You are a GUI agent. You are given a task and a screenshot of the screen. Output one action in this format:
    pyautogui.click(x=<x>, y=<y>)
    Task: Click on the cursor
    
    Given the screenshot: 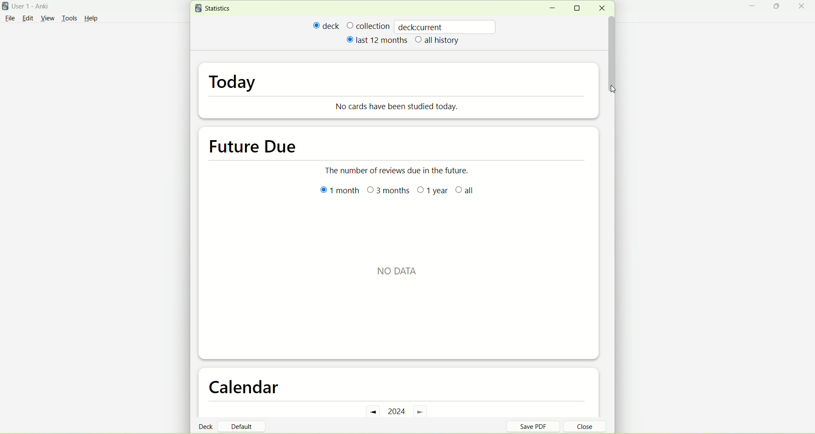 What is the action you would take?
    pyautogui.click(x=613, y=89)
    